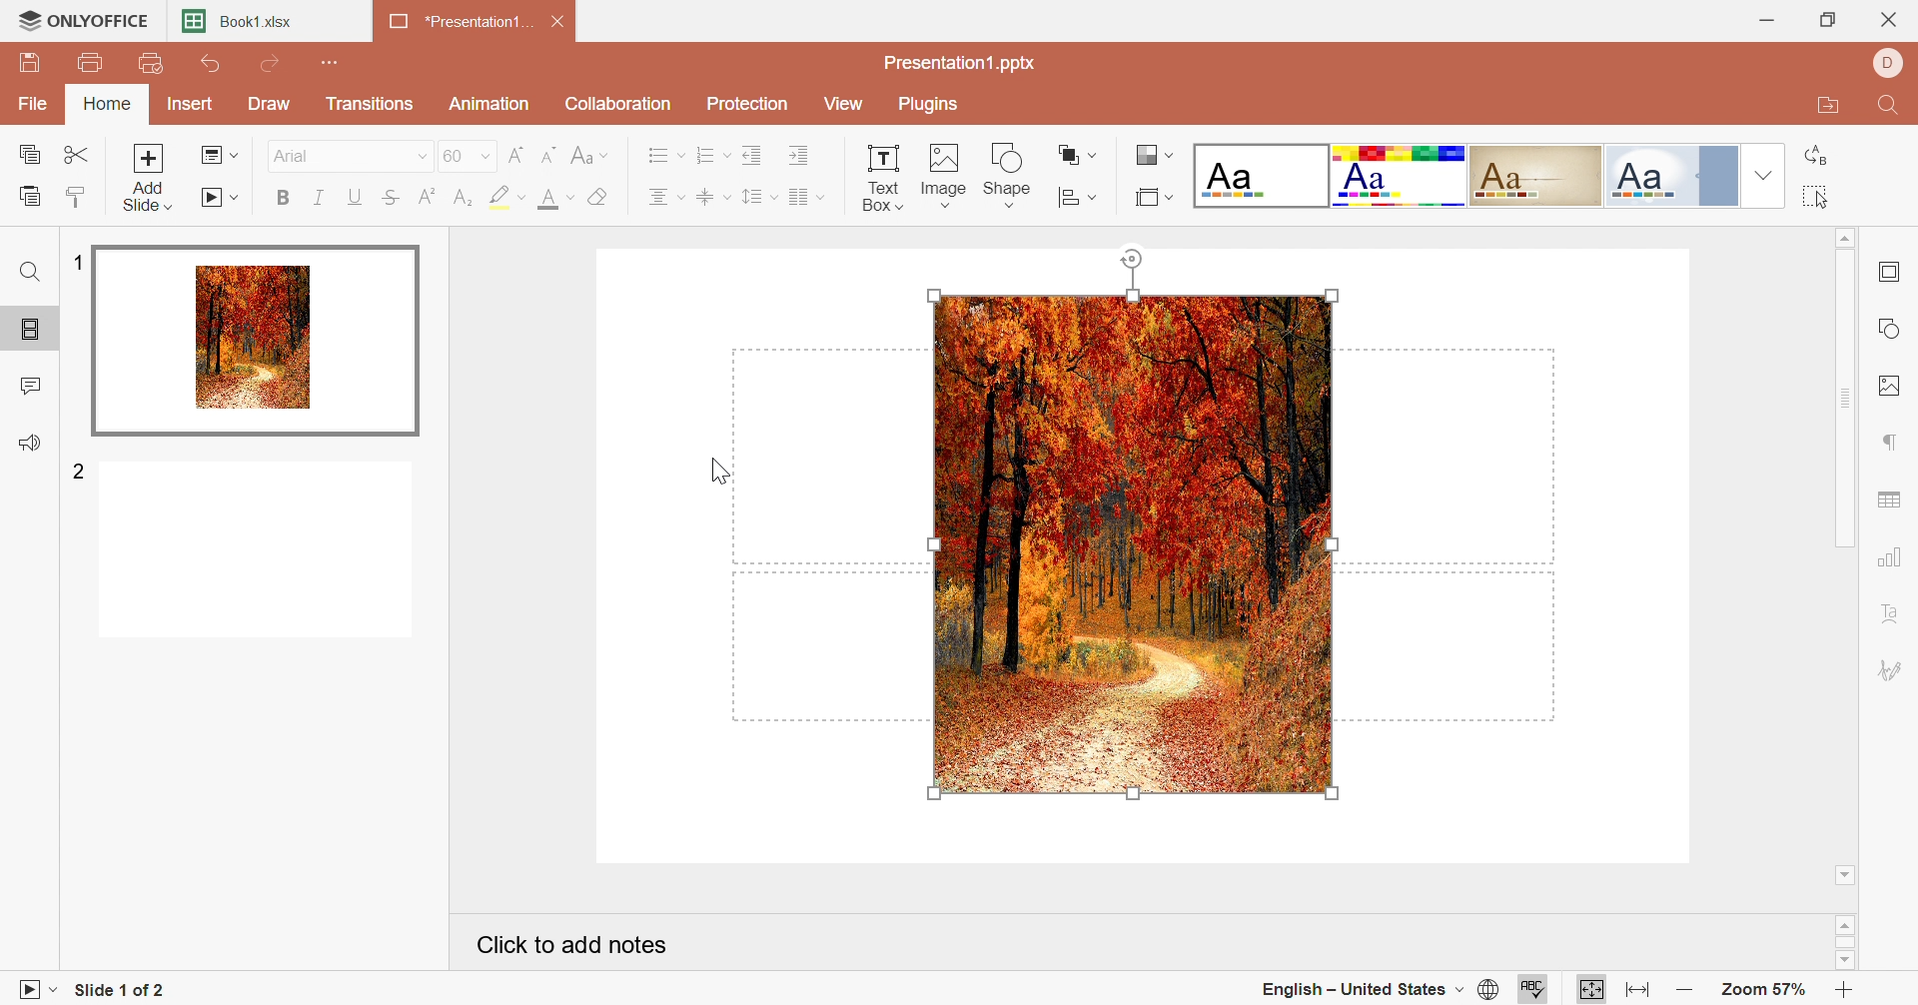 This screenshot has height=1005, width=1918. I want to click on Change slide layout, so click(220, 154).